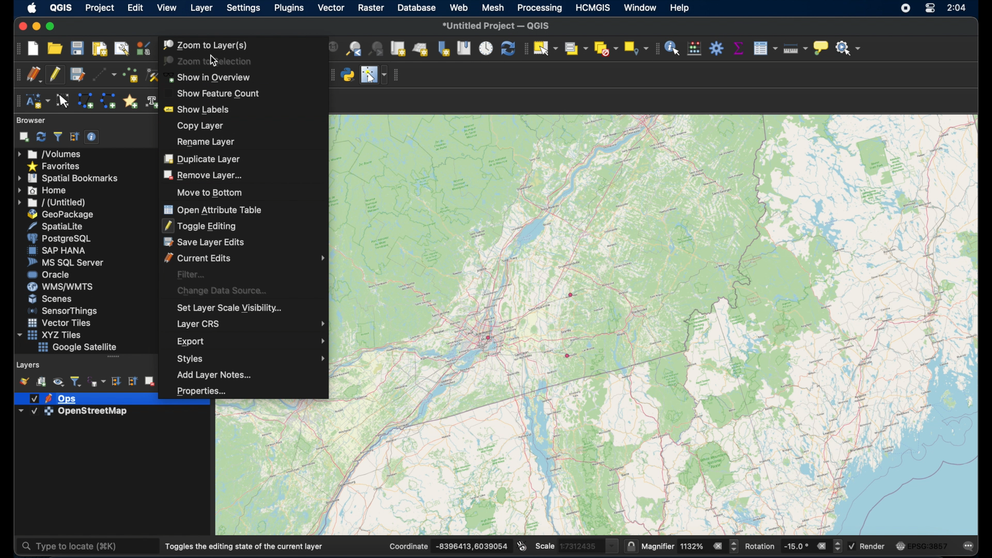 Image resolution: width=992 pixels, height=558 pixels. What do you see at coordinates (850, 50) in the screenshot?
I see `no action selected` at bounding box center [850, 50].